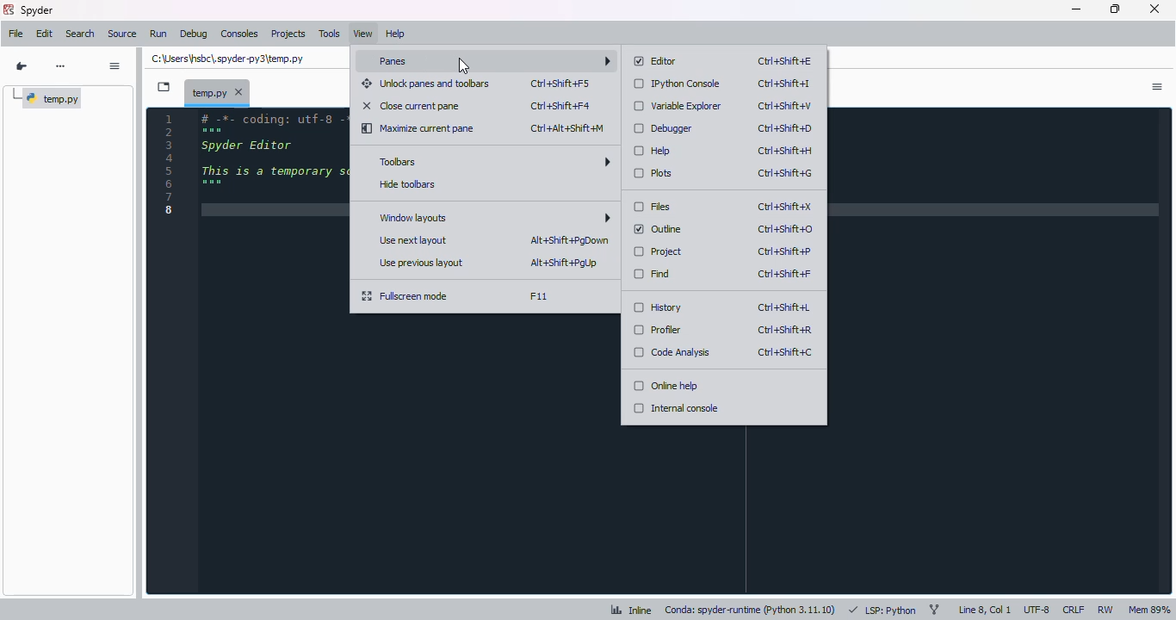  I want to click on debug, so click(195, 34).